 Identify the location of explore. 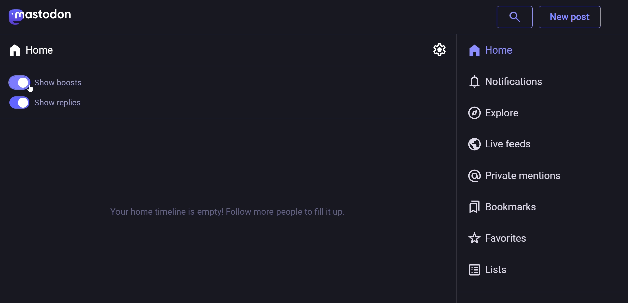
(497, 110).